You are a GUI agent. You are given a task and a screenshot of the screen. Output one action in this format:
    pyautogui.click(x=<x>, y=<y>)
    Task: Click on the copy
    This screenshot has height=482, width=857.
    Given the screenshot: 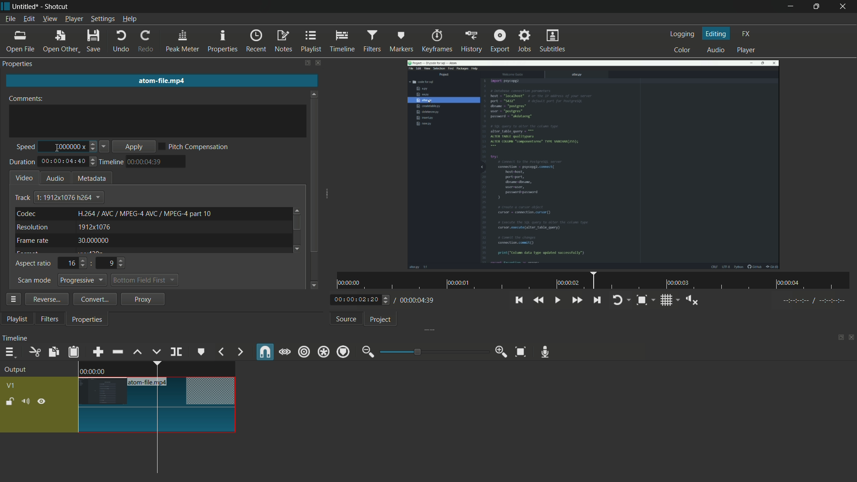 What is the action you would take?
    pyautogui.click(x=53, y=352)
    